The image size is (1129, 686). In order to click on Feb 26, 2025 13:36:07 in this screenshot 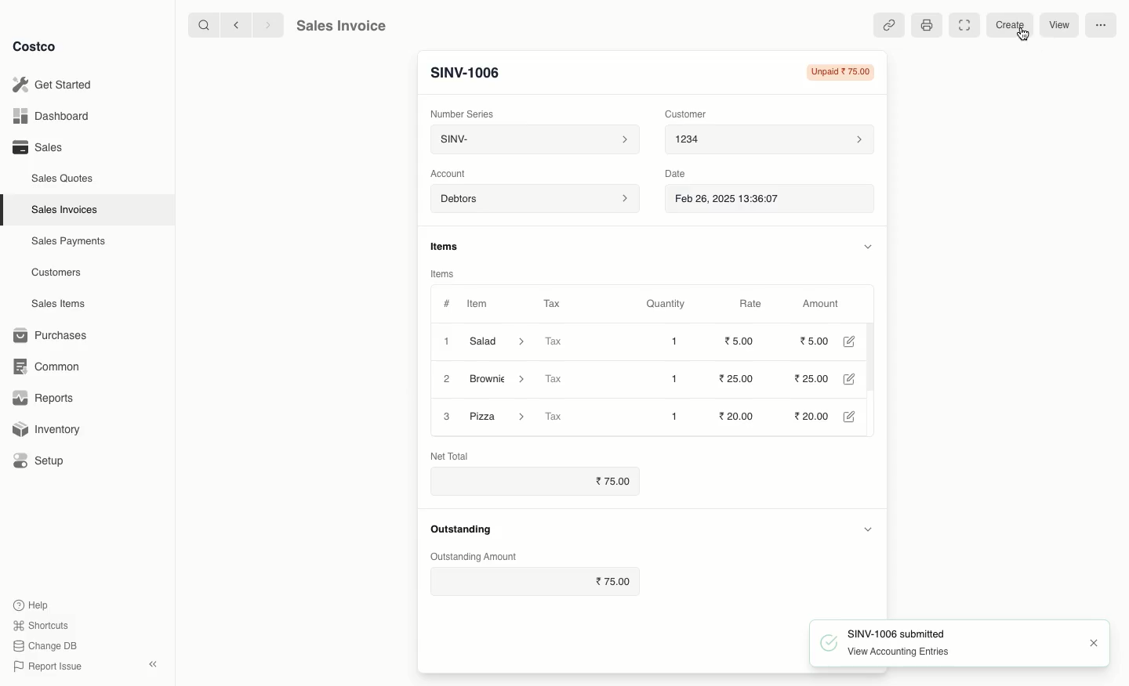, I will do `click(766, 198)`.